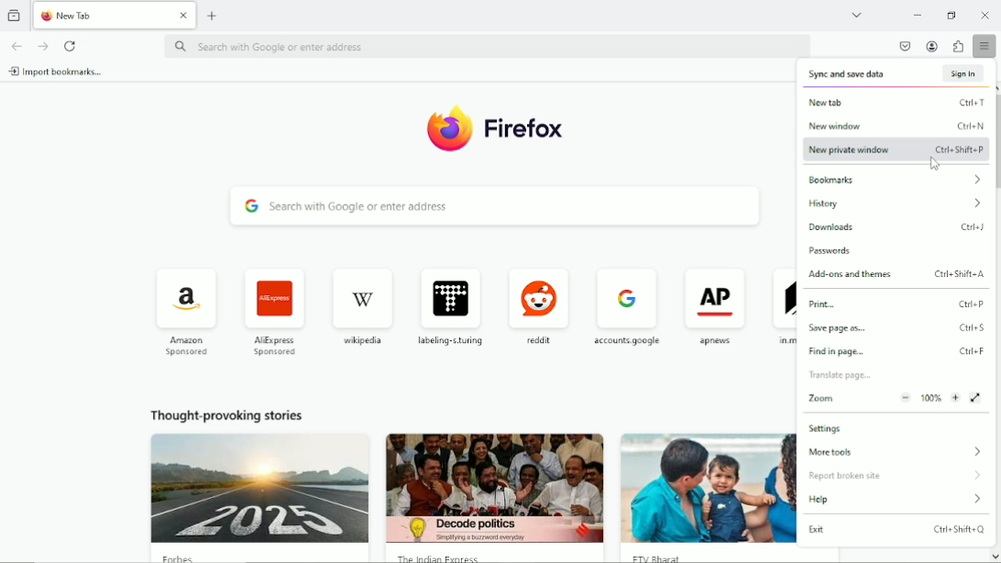 The image size is (1001, 563). What do you see at coordinates (896, 103) in the screenshot?
I see `new tab` at bounding box center [896, 103].